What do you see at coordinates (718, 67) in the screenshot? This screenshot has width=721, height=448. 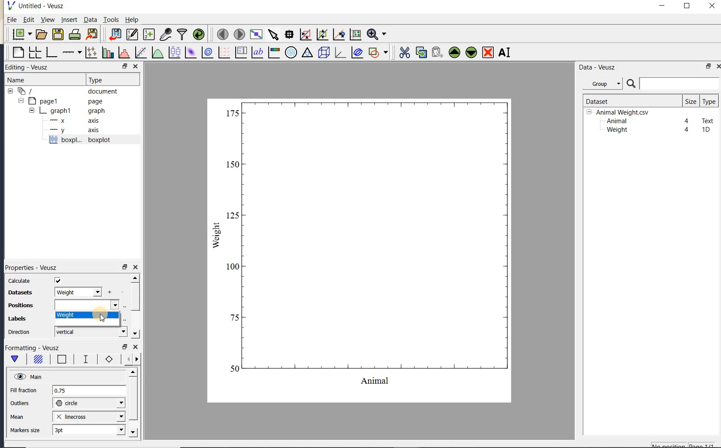 I see `close` at bounding box center [718, 67].